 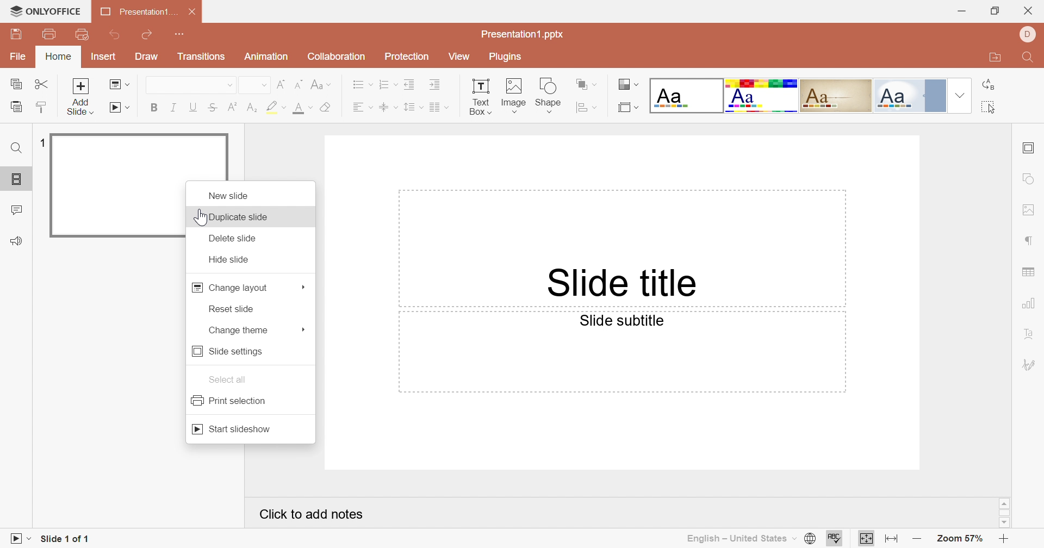 I want to click on Shape settings, so click(x=1028, y=178).